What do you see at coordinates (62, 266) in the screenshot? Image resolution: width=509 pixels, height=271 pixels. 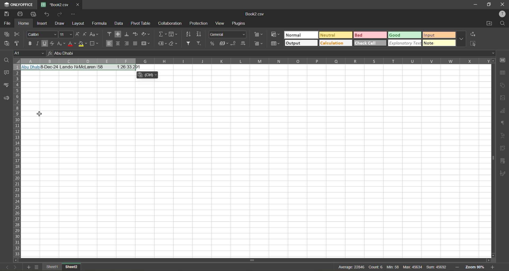 I see `sheet names` at bounding box center [62, 266].